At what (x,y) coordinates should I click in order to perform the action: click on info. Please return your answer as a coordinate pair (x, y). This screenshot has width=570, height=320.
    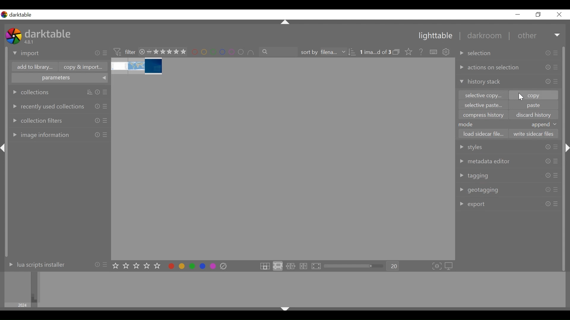
    Looking at the image, I should click on (547, 161).